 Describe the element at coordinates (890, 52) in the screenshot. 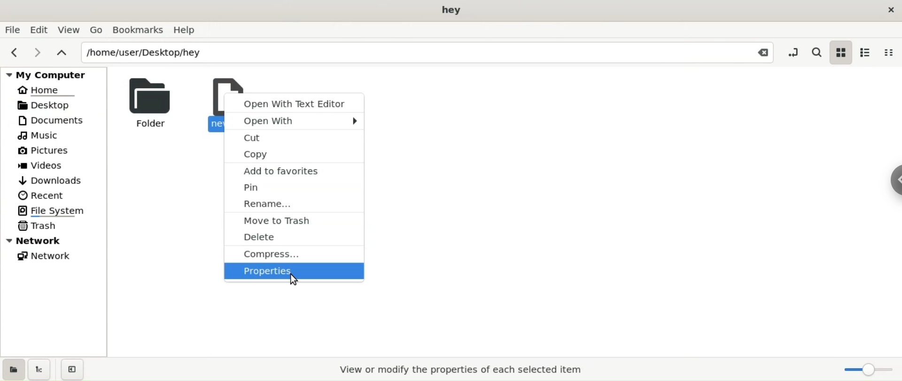

I see `compact view` at that location.